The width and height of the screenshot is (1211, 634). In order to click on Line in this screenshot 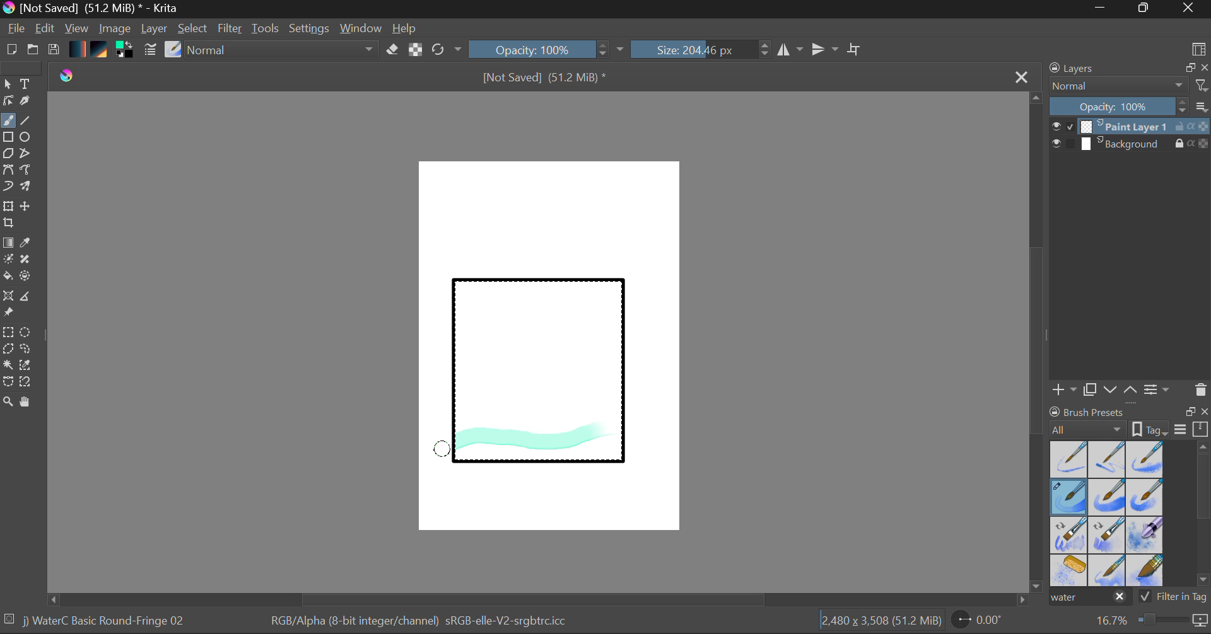, I will do `click(26, 121)`.